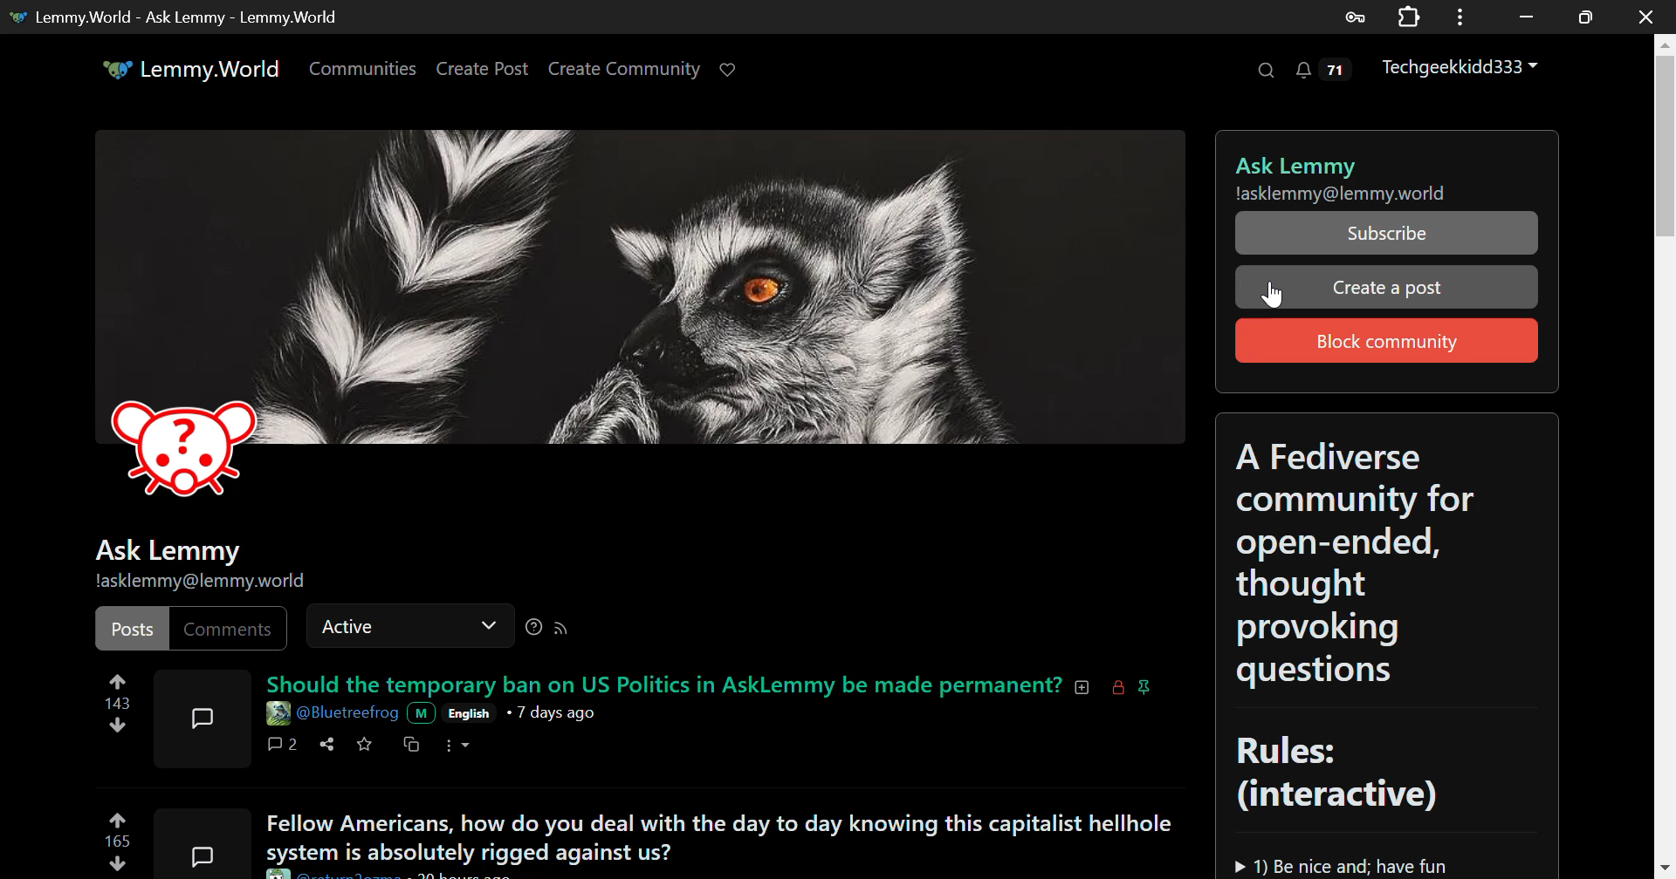 This screenshot has height=879, width=1676. Describe the element at coordinates (625, 71) in the screenshot. I see `Create Community` at that location.